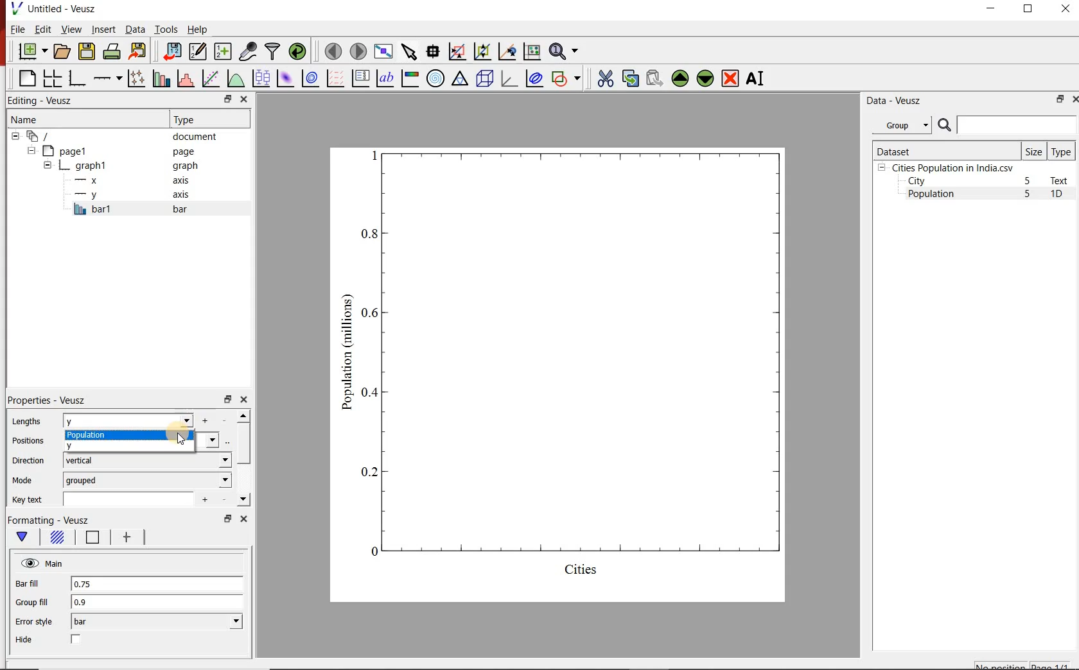 The width and height of the screenshot is (1079, 670). I want to click on close, so click(243, 400).